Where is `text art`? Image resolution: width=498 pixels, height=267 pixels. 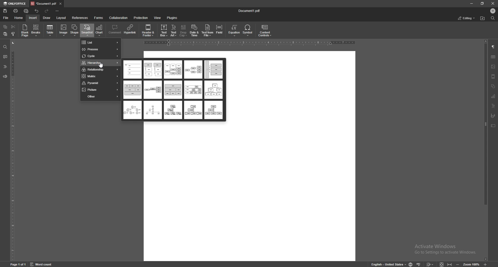 text art is located at coordinates (493, 106).